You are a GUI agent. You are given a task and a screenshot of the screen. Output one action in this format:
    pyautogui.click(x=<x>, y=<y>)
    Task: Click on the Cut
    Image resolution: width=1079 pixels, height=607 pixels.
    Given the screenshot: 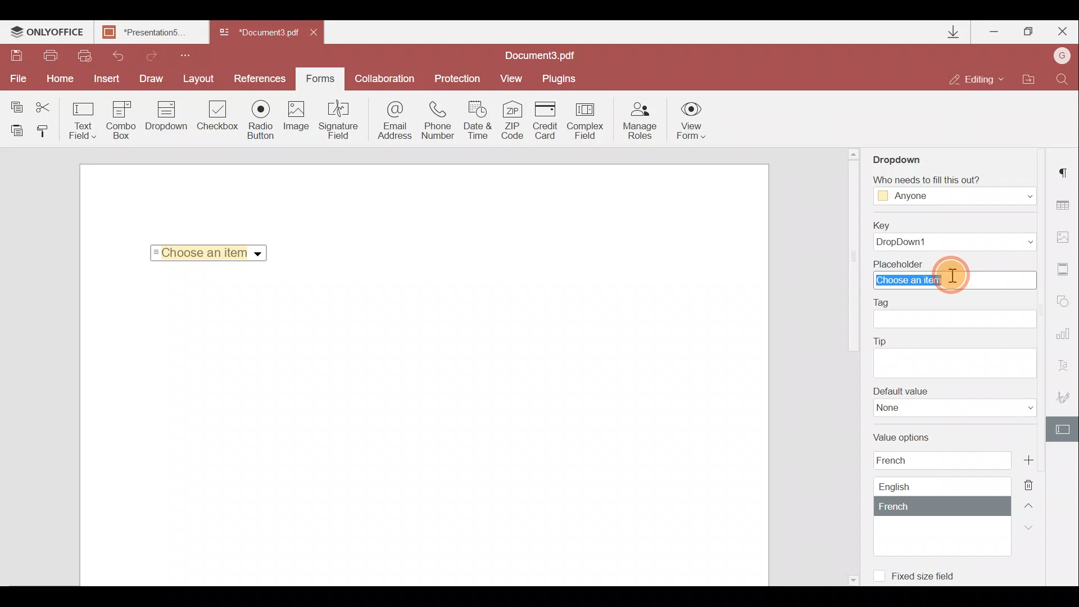 What is the action you would take?
    pyautogui.click(x=50, y=105)
    